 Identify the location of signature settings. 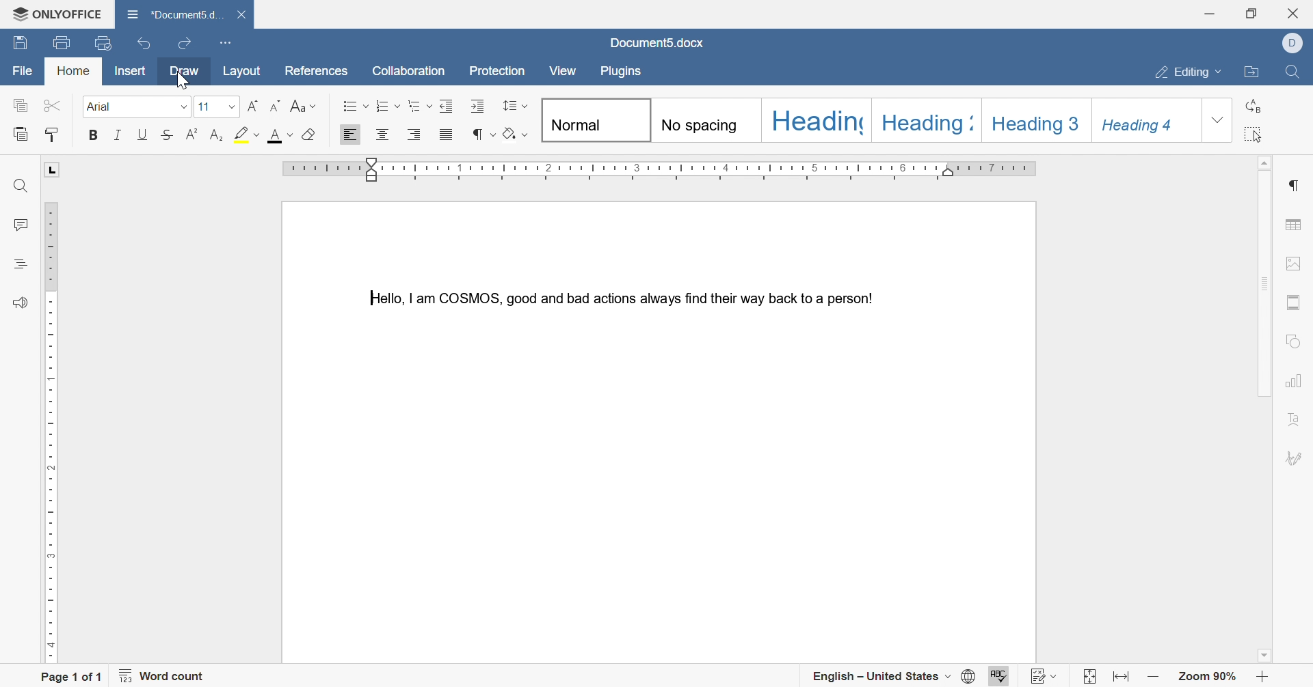
(1297, 460).